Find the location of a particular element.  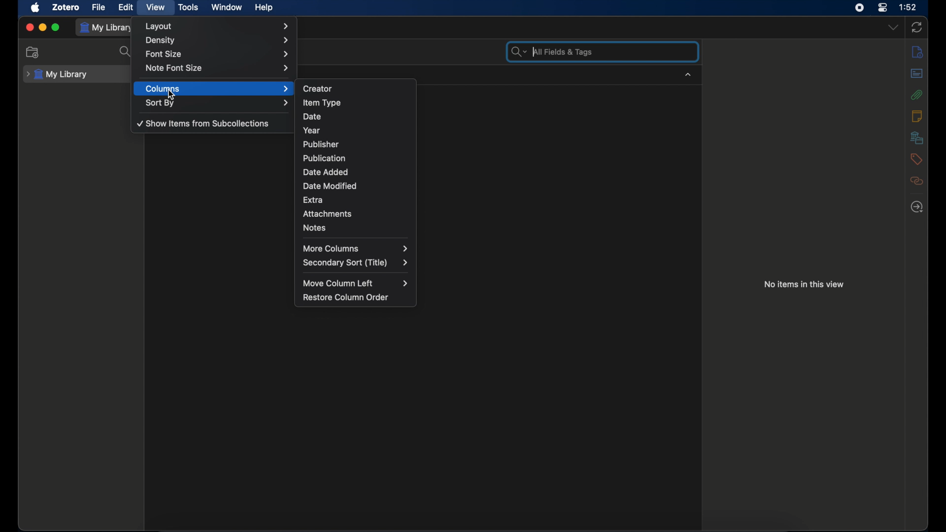

file is located at coordinates (100, 6).